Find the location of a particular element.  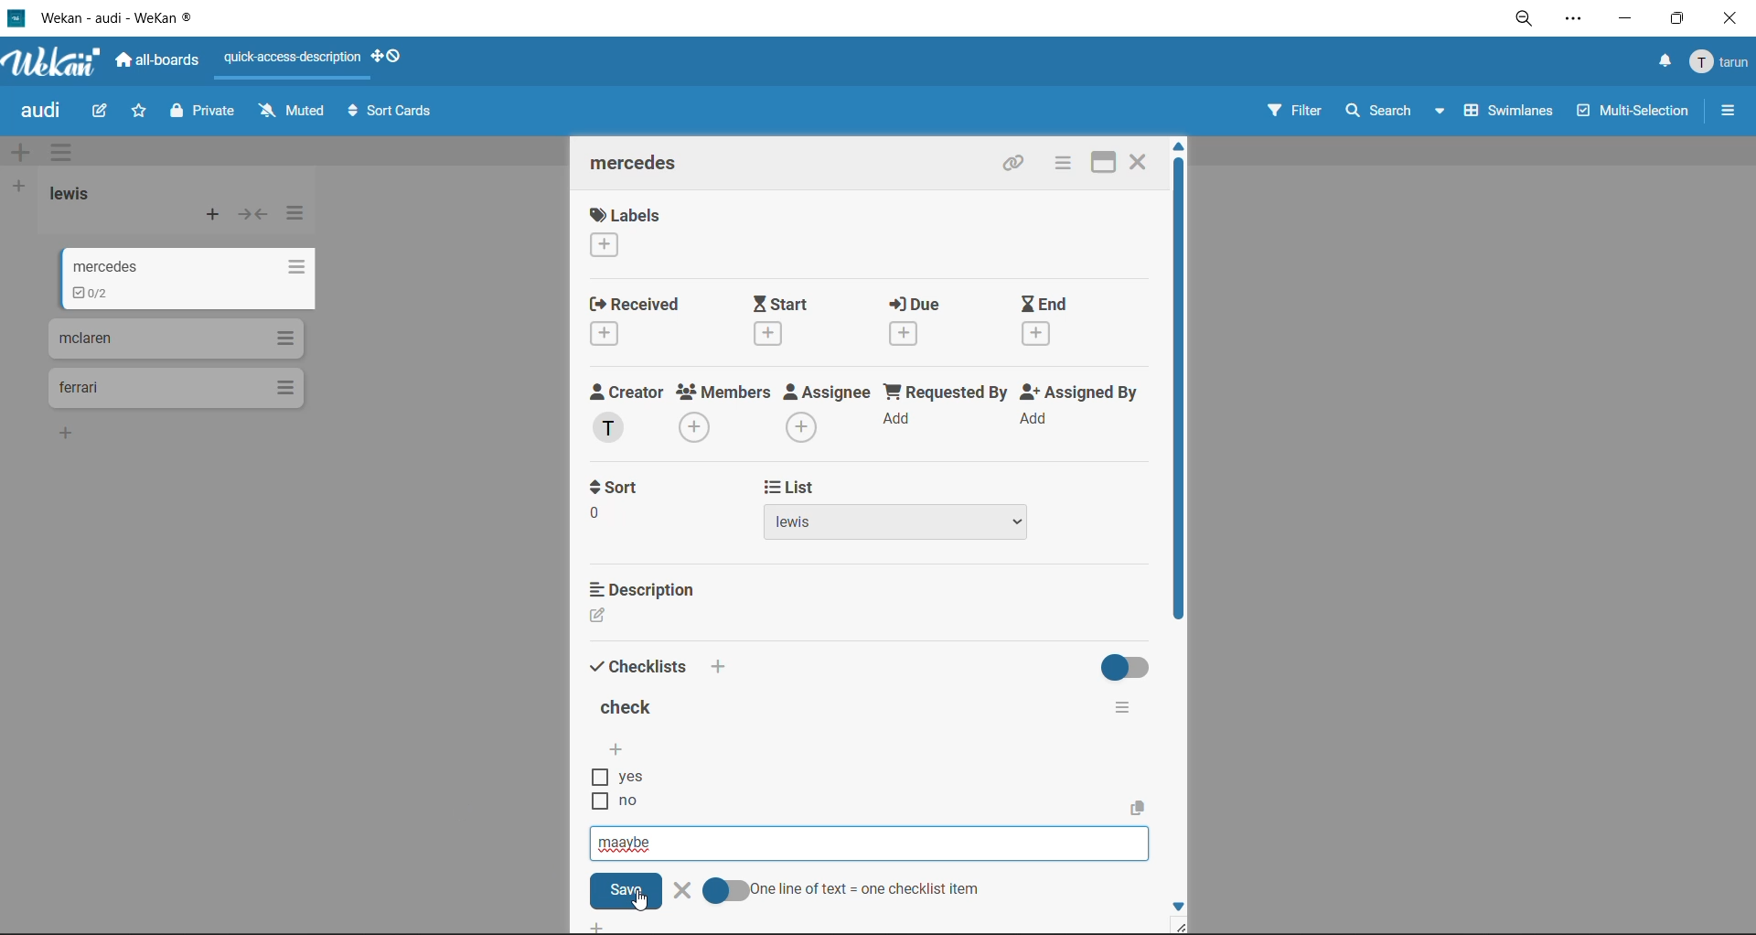

Add Label is located at coordinates (604, 246).